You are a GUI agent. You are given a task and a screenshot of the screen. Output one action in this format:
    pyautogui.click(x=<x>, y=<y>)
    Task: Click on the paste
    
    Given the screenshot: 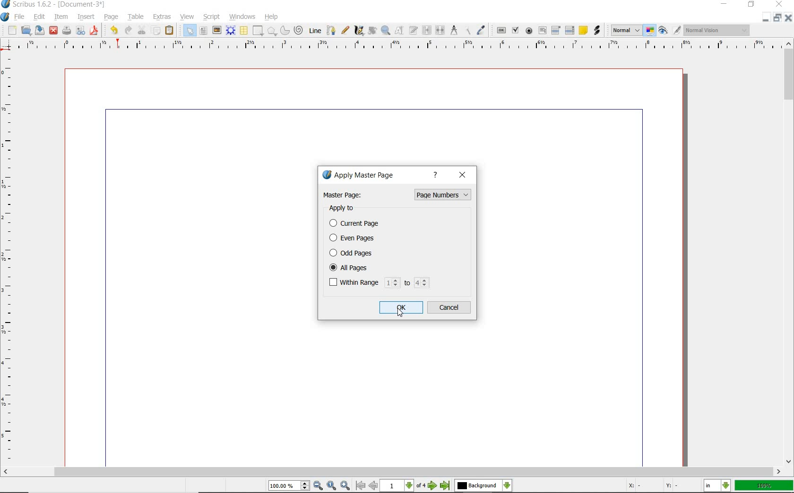 What is the action you would take?
    pyautogui.click(x=169, y=30)
    